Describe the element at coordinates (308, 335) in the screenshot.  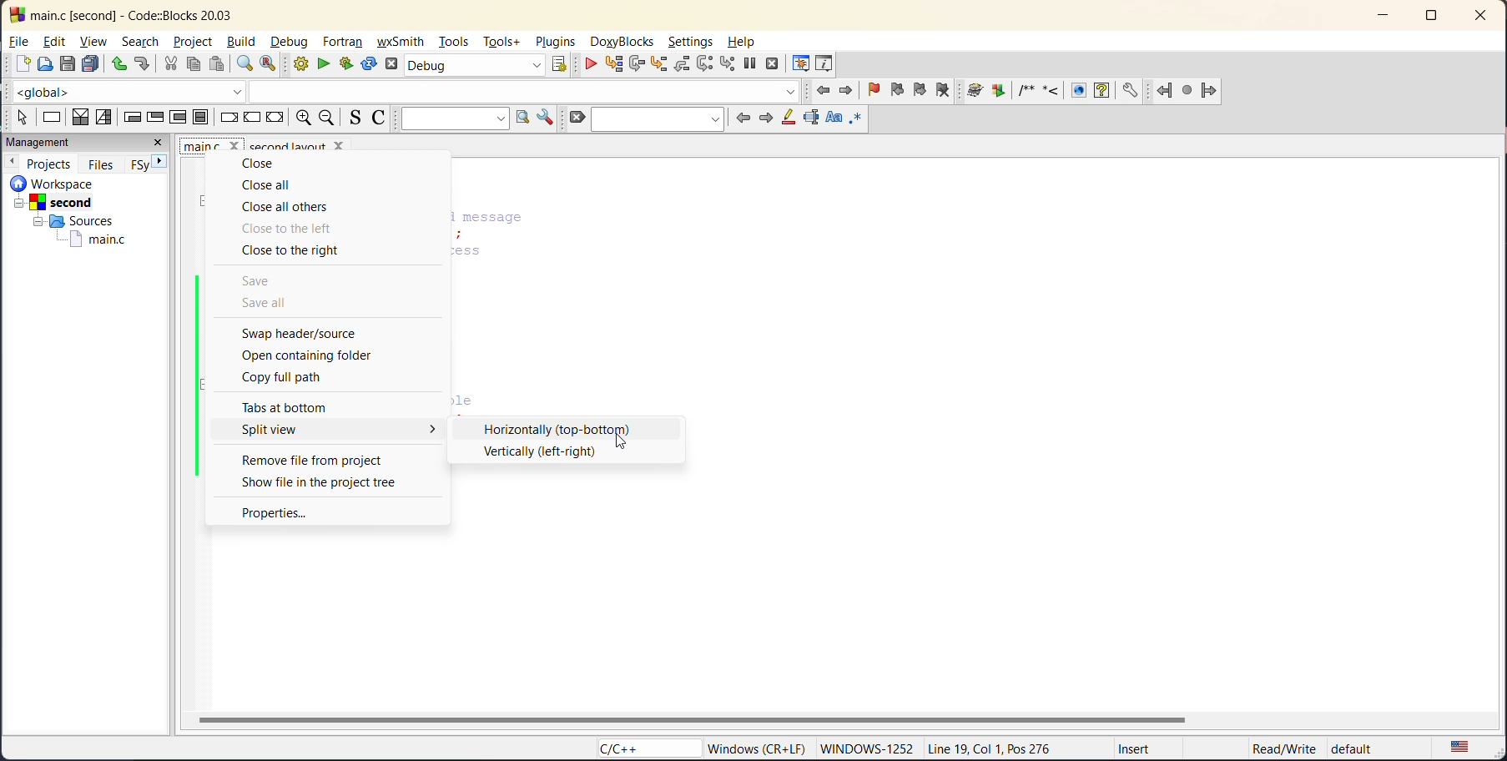
I see `swap header` at that location.